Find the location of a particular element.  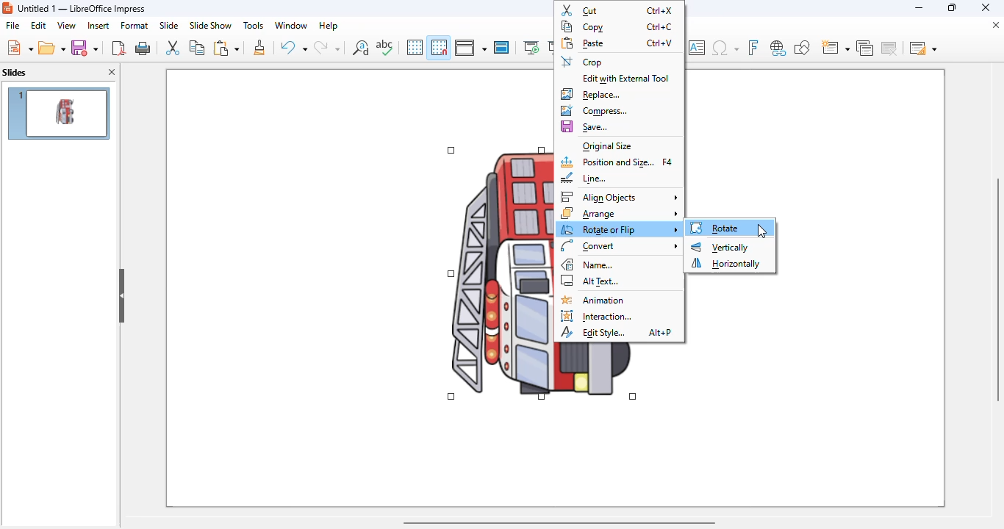

replace is located at coordinates (590, 94).